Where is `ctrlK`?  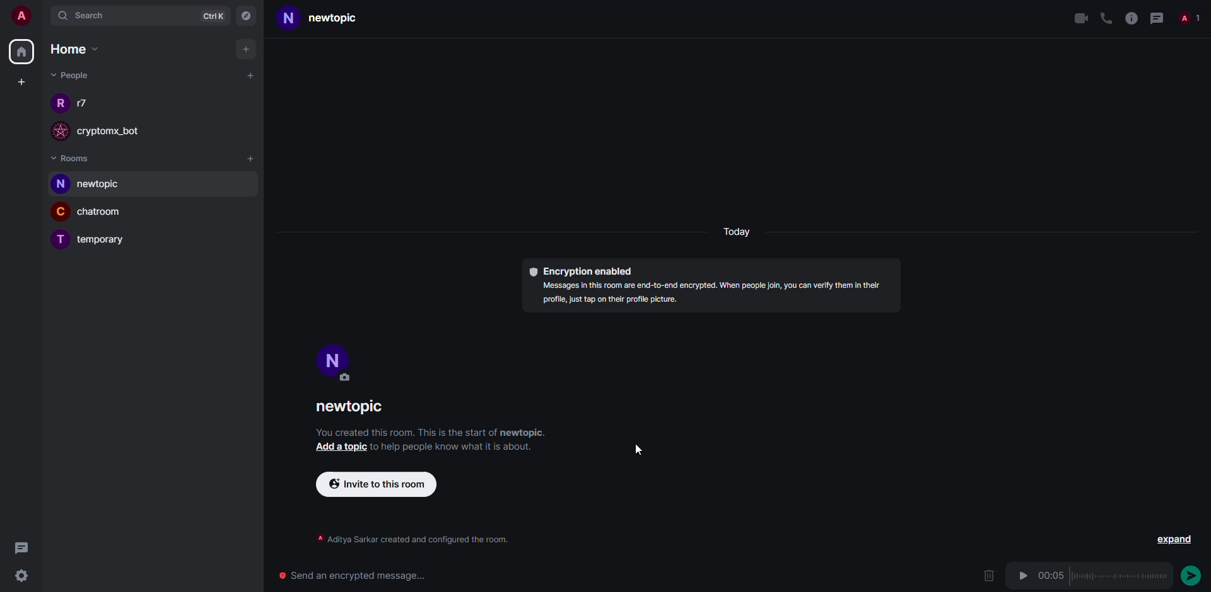 ctrlK is located at coordinates (212, 17).